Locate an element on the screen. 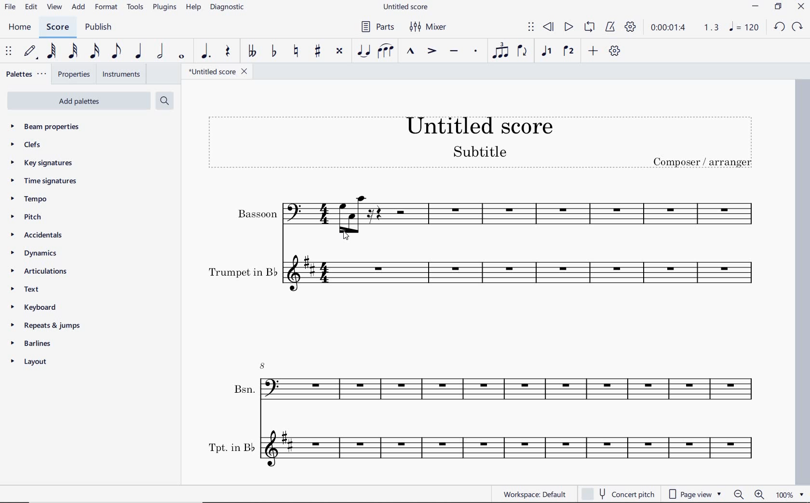 The width and height of the screenshot is (810, 503). slur is located at coordinates (386, 51).